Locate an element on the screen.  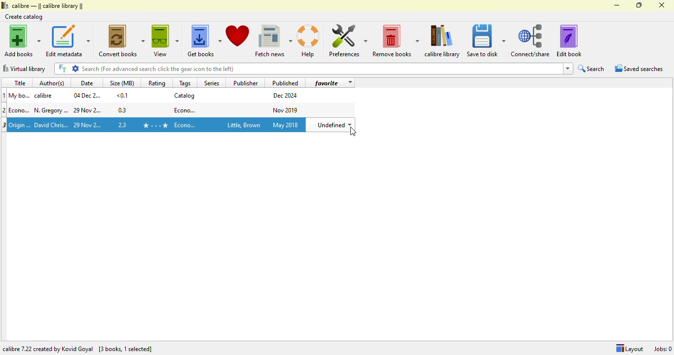
calibre library is located at coordinates (48, 5).